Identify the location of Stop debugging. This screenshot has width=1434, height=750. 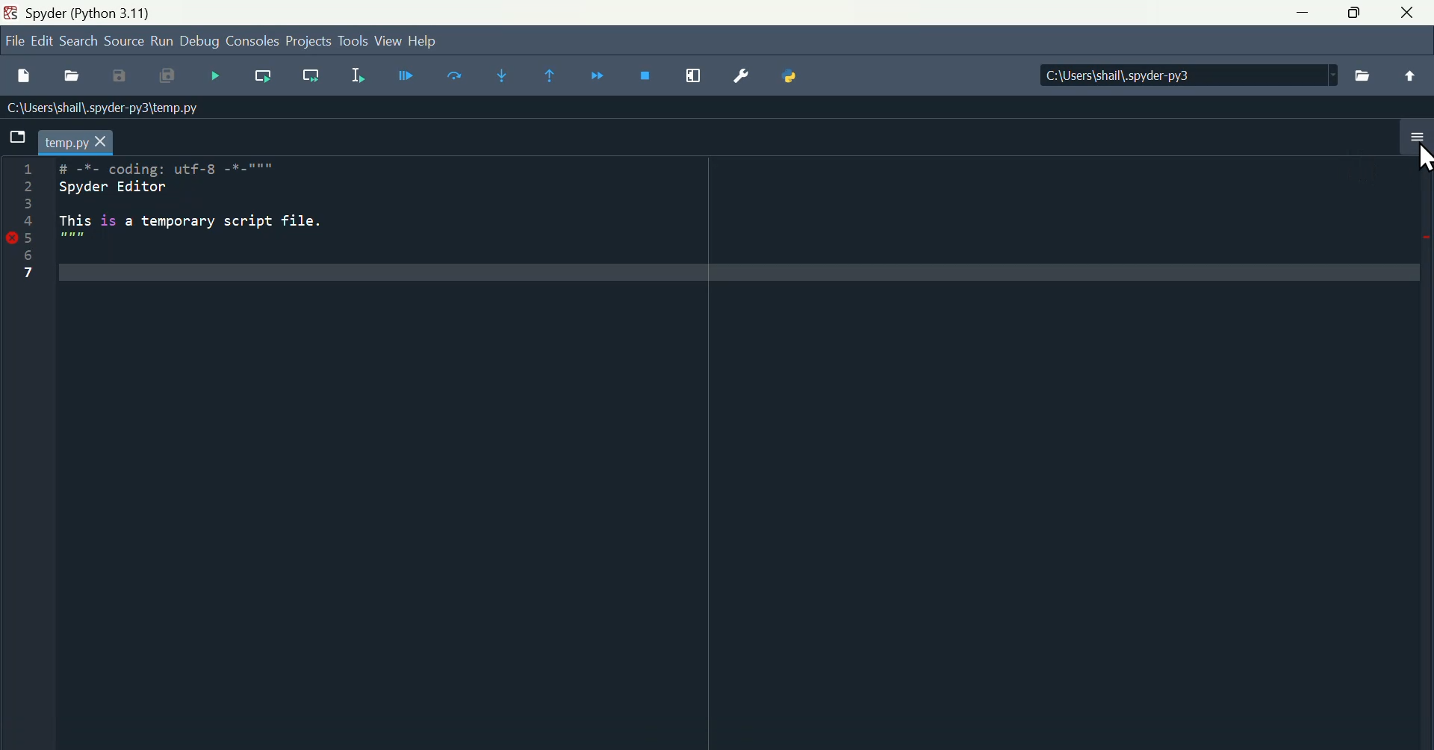
(650, 80).